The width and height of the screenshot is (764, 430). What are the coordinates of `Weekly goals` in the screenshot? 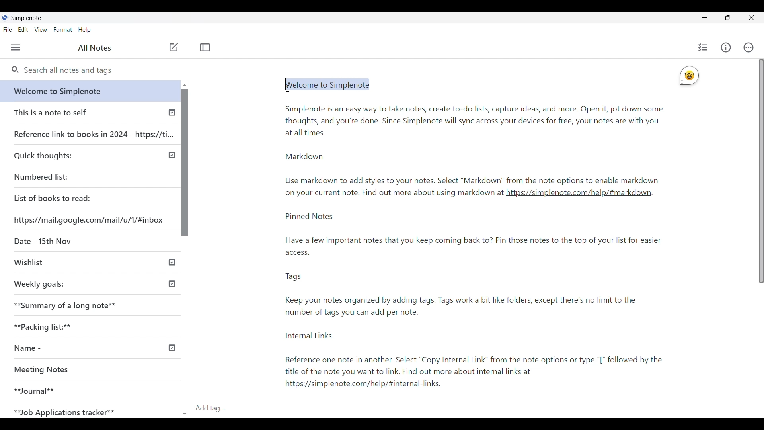 It's located at (39, 284).